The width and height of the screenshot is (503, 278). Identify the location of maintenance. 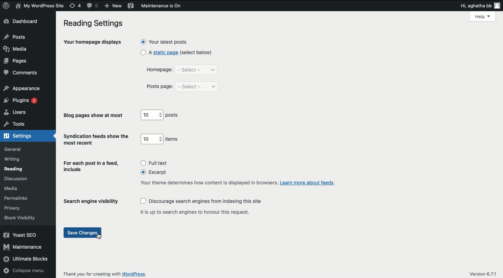
(22, 247).